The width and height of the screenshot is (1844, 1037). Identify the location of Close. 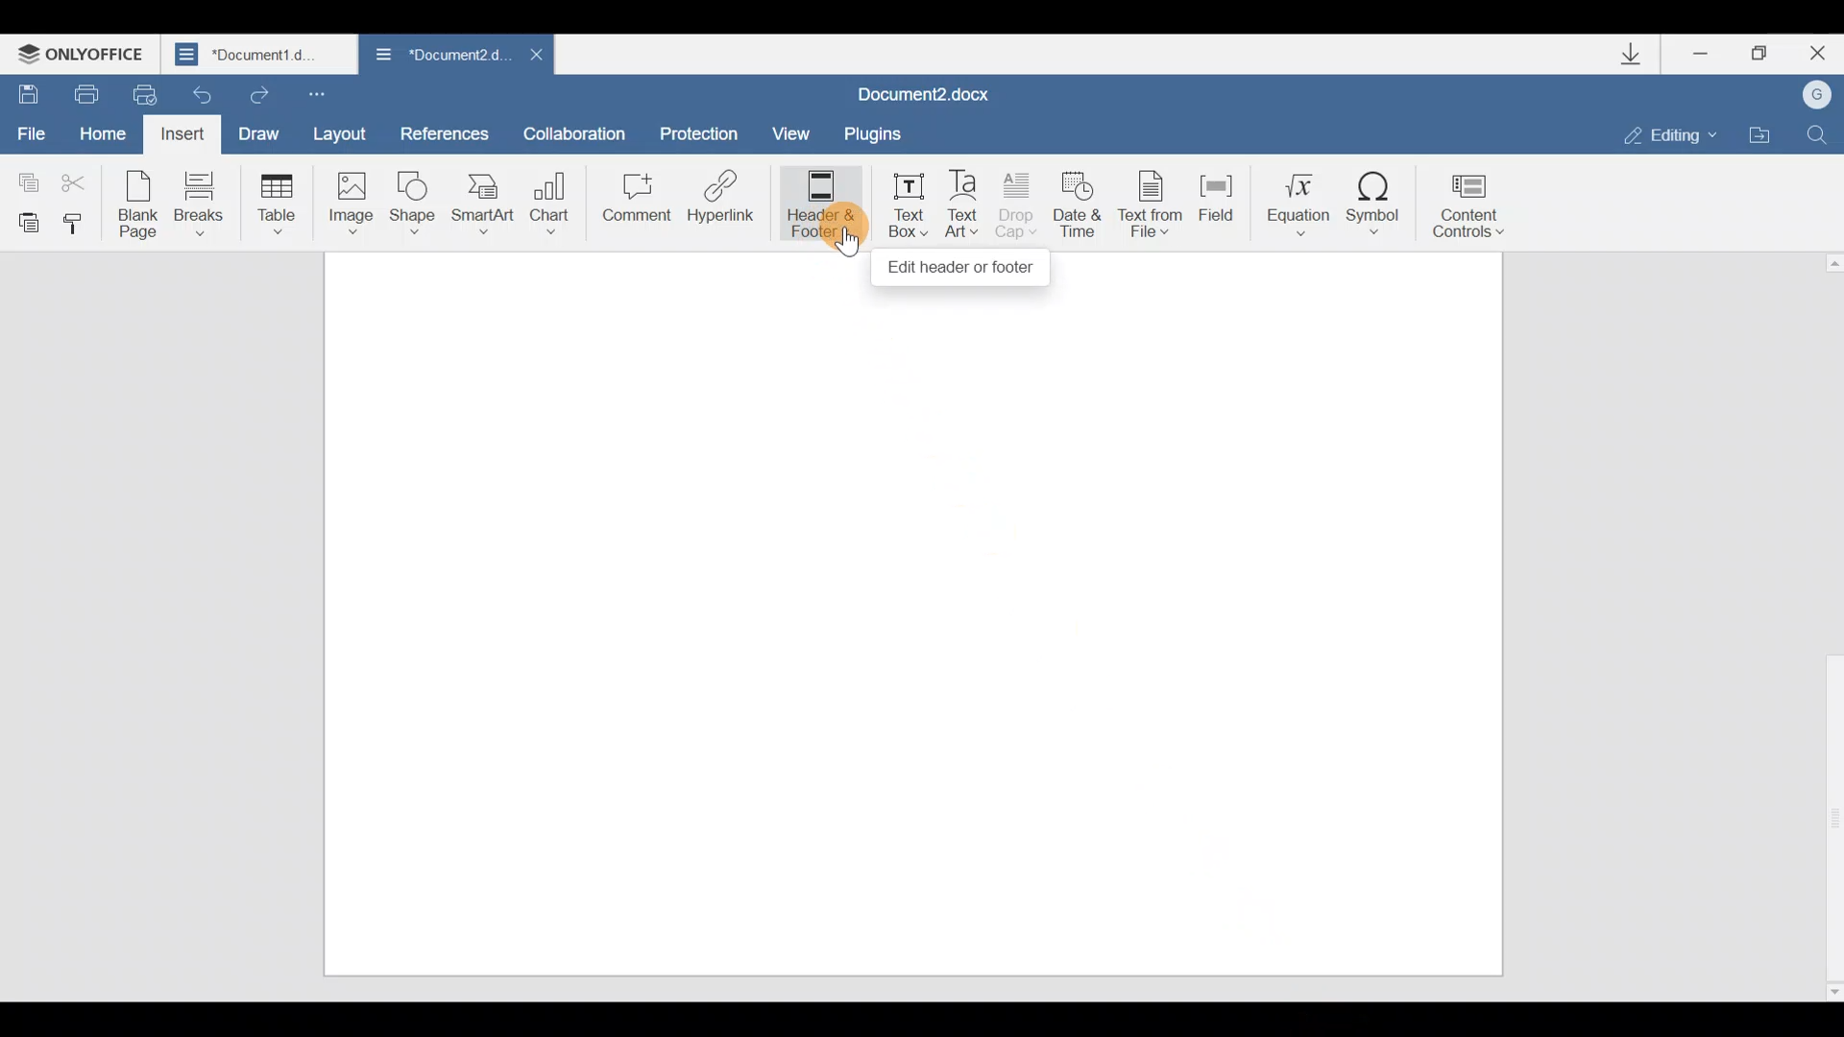
(1817, 54).